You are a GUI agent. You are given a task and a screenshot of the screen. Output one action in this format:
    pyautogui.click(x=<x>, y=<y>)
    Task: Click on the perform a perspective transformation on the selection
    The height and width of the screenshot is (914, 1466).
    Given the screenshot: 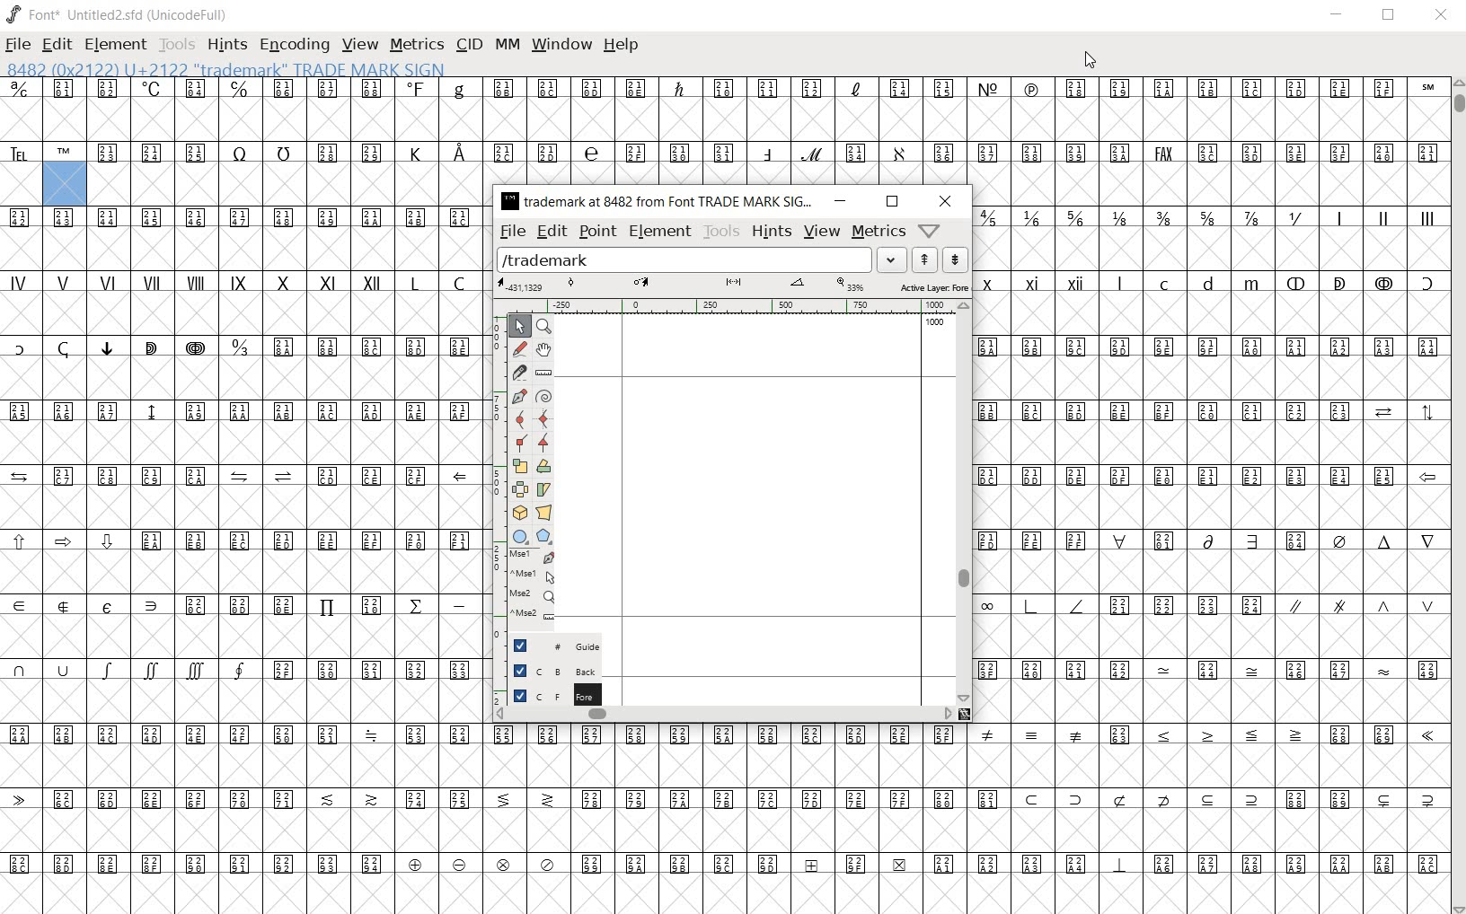 What is the action you would take?
    pyautogui.click(x=543, y=511)
    